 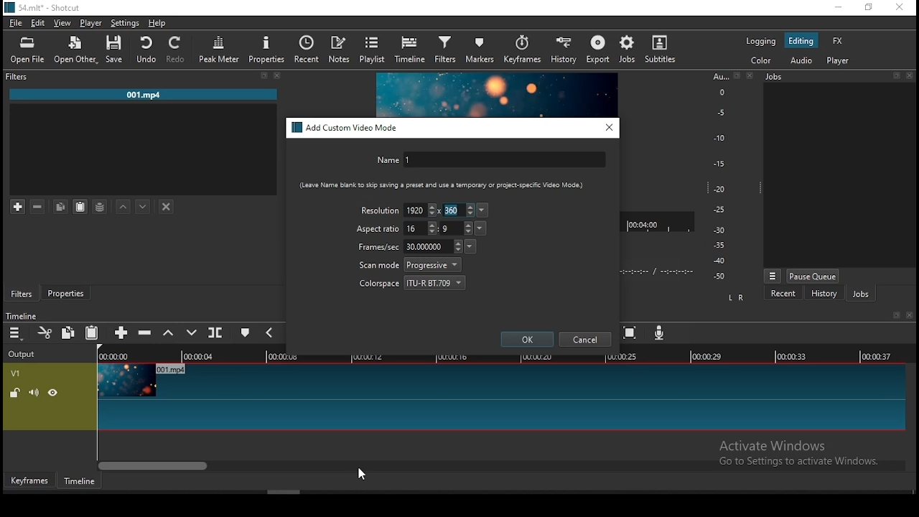 What do you see at coordinates (561, 51) in the screenshot?
I see `history` at bounding box center [561, 51].